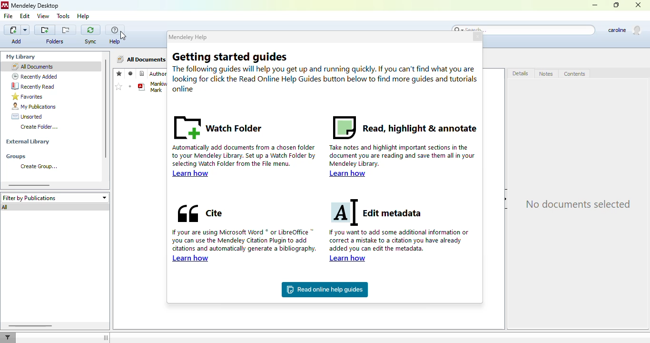 The width and height of the screenshot is (650, 343). What do you see at coordinates (8, 16) in the screenshot?
I see `file` at bounding box center [8, 16].